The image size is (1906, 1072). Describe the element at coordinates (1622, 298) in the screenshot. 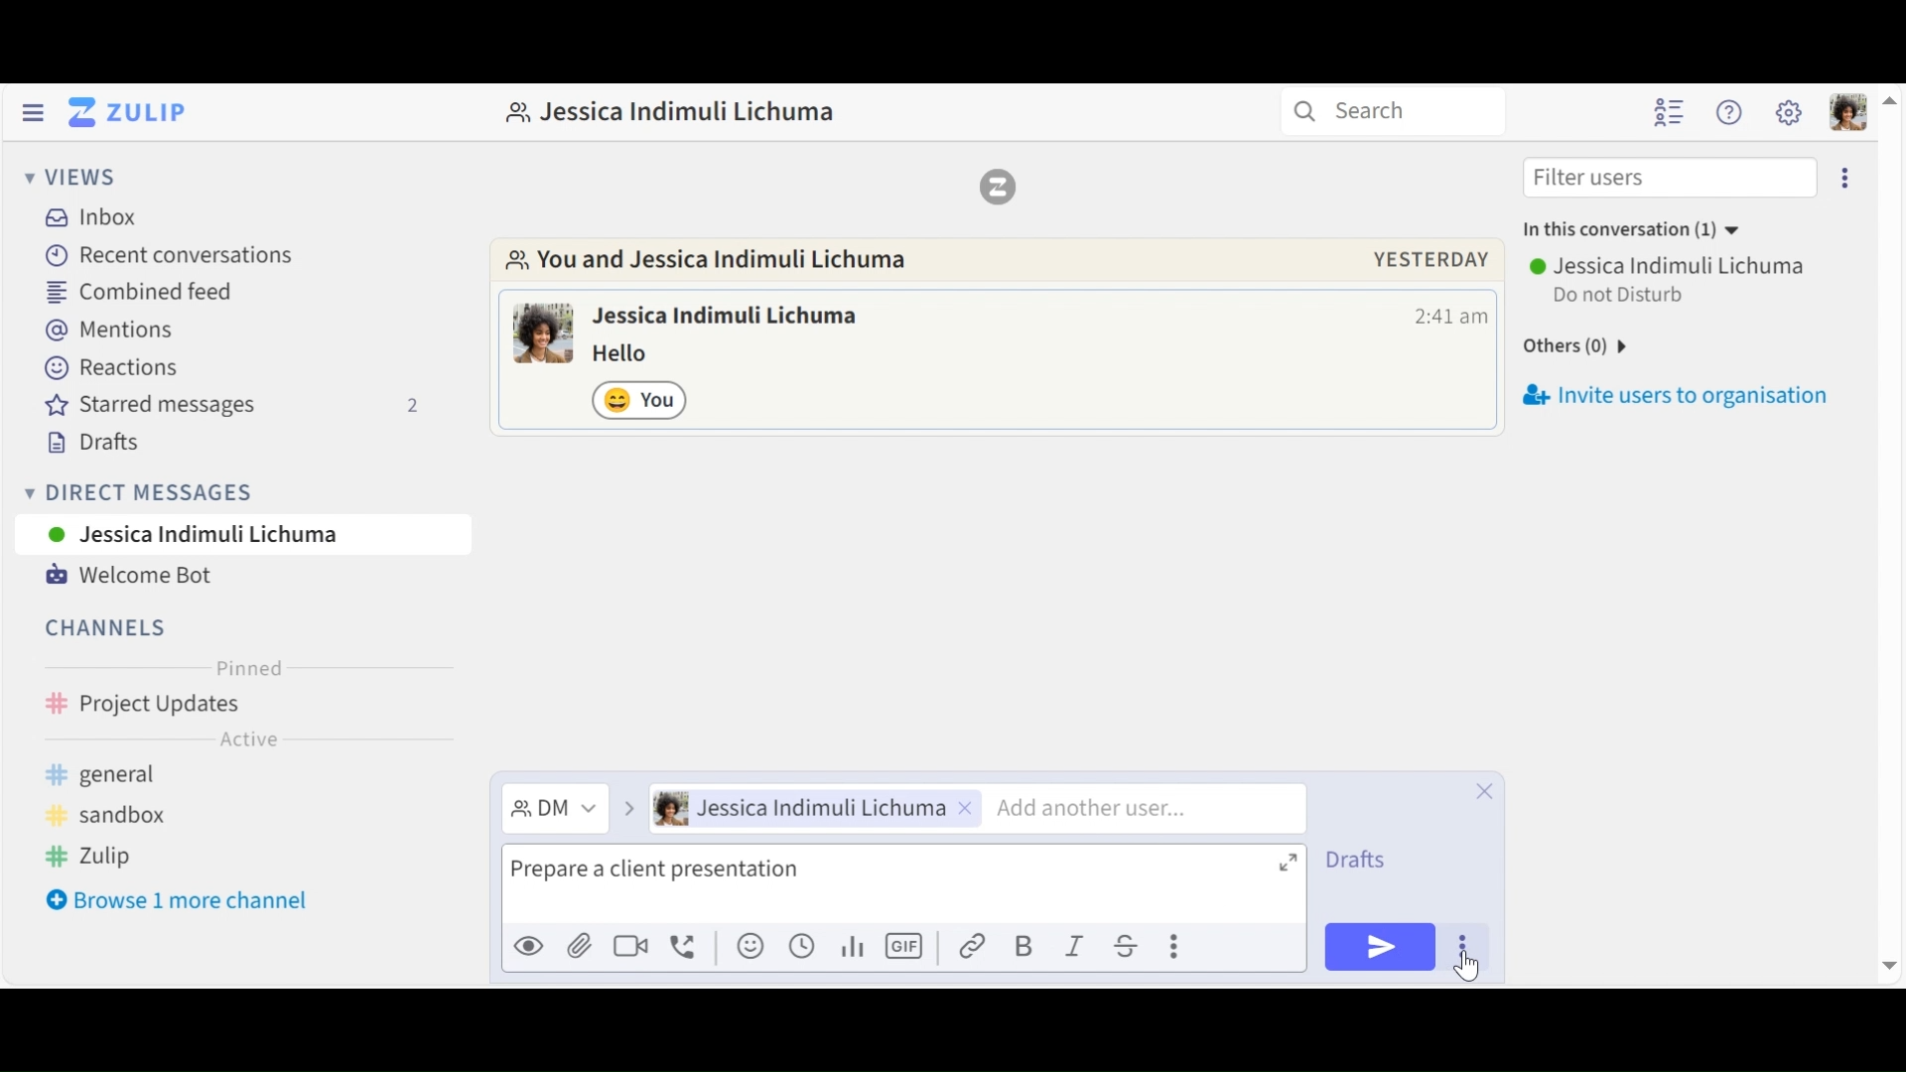

I see `Status` at that location.